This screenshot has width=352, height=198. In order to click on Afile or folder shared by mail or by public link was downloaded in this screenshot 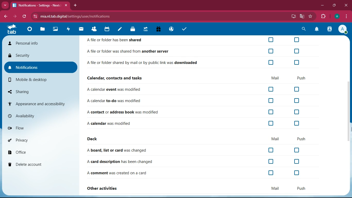, I will do `click(142, 63)`.